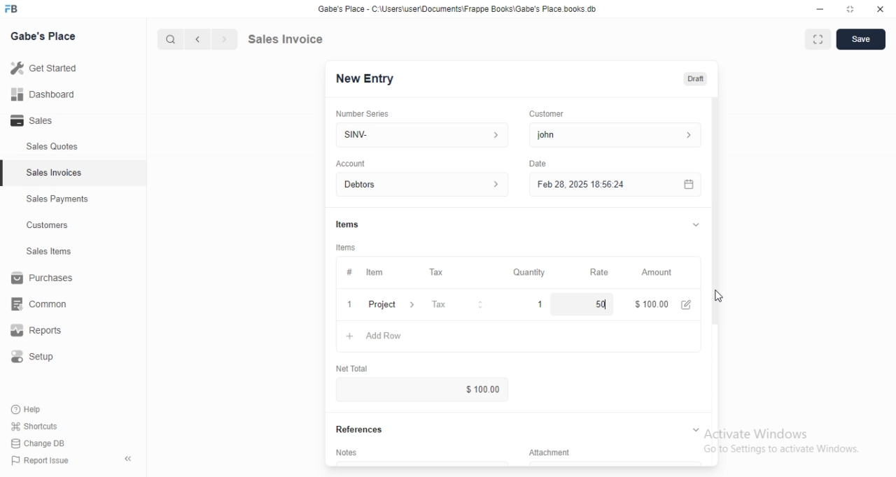 This screenshot has width=896, height=477. What do you see at coordinates (45, 122) in the screenshot?
I see `- Sales` at bounding box center [45, 122].